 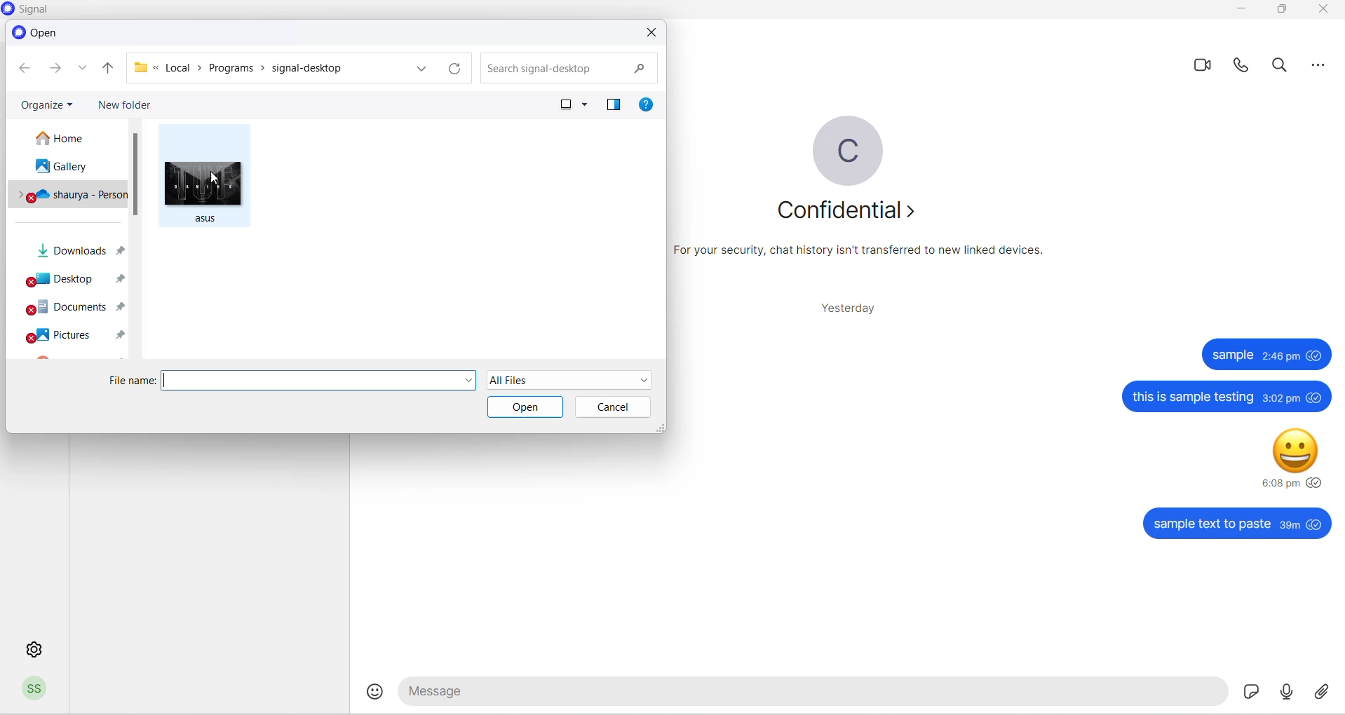 What do you see at coordinates (1316, 355) in the screenshot?
I see `seen` at bounding box center [1316, 355].